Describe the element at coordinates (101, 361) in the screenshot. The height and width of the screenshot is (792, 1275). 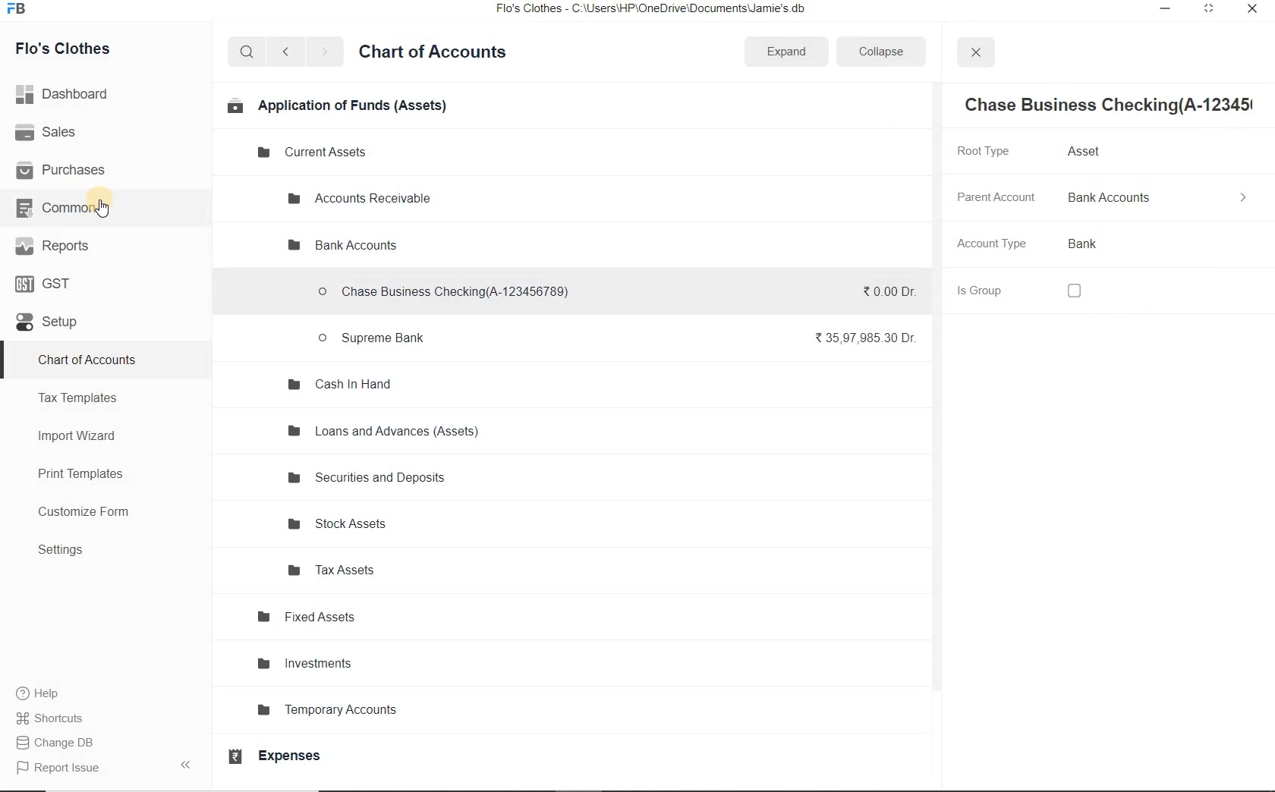
I see `chart of Accounts` at that location.